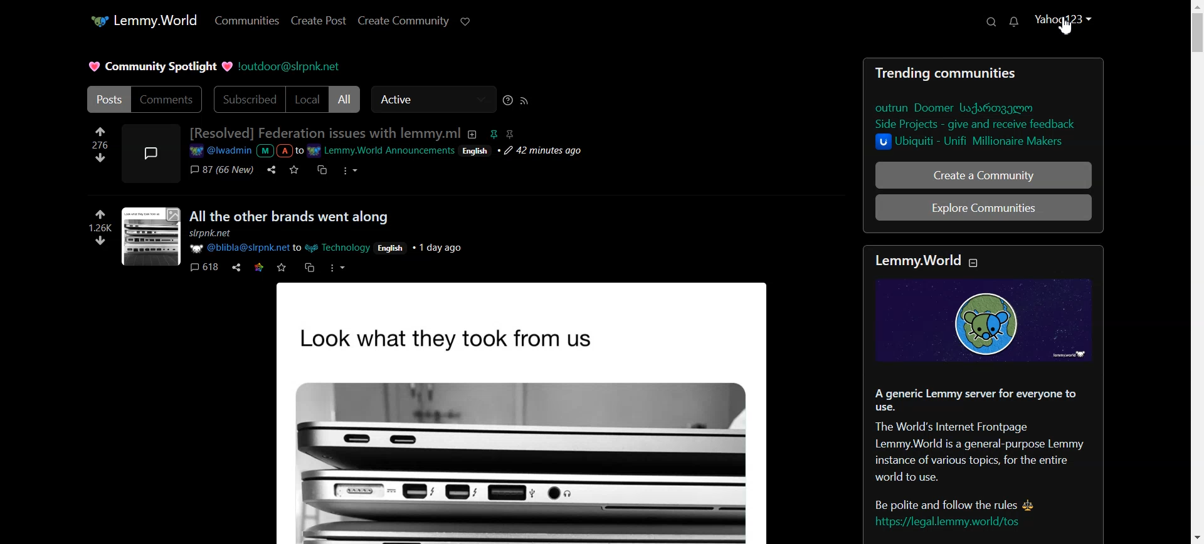 The image size is (1204, 544). What do you see at coordinates (103, 241) in the screenshot?
I see `down` at bounding box center [103, 241].